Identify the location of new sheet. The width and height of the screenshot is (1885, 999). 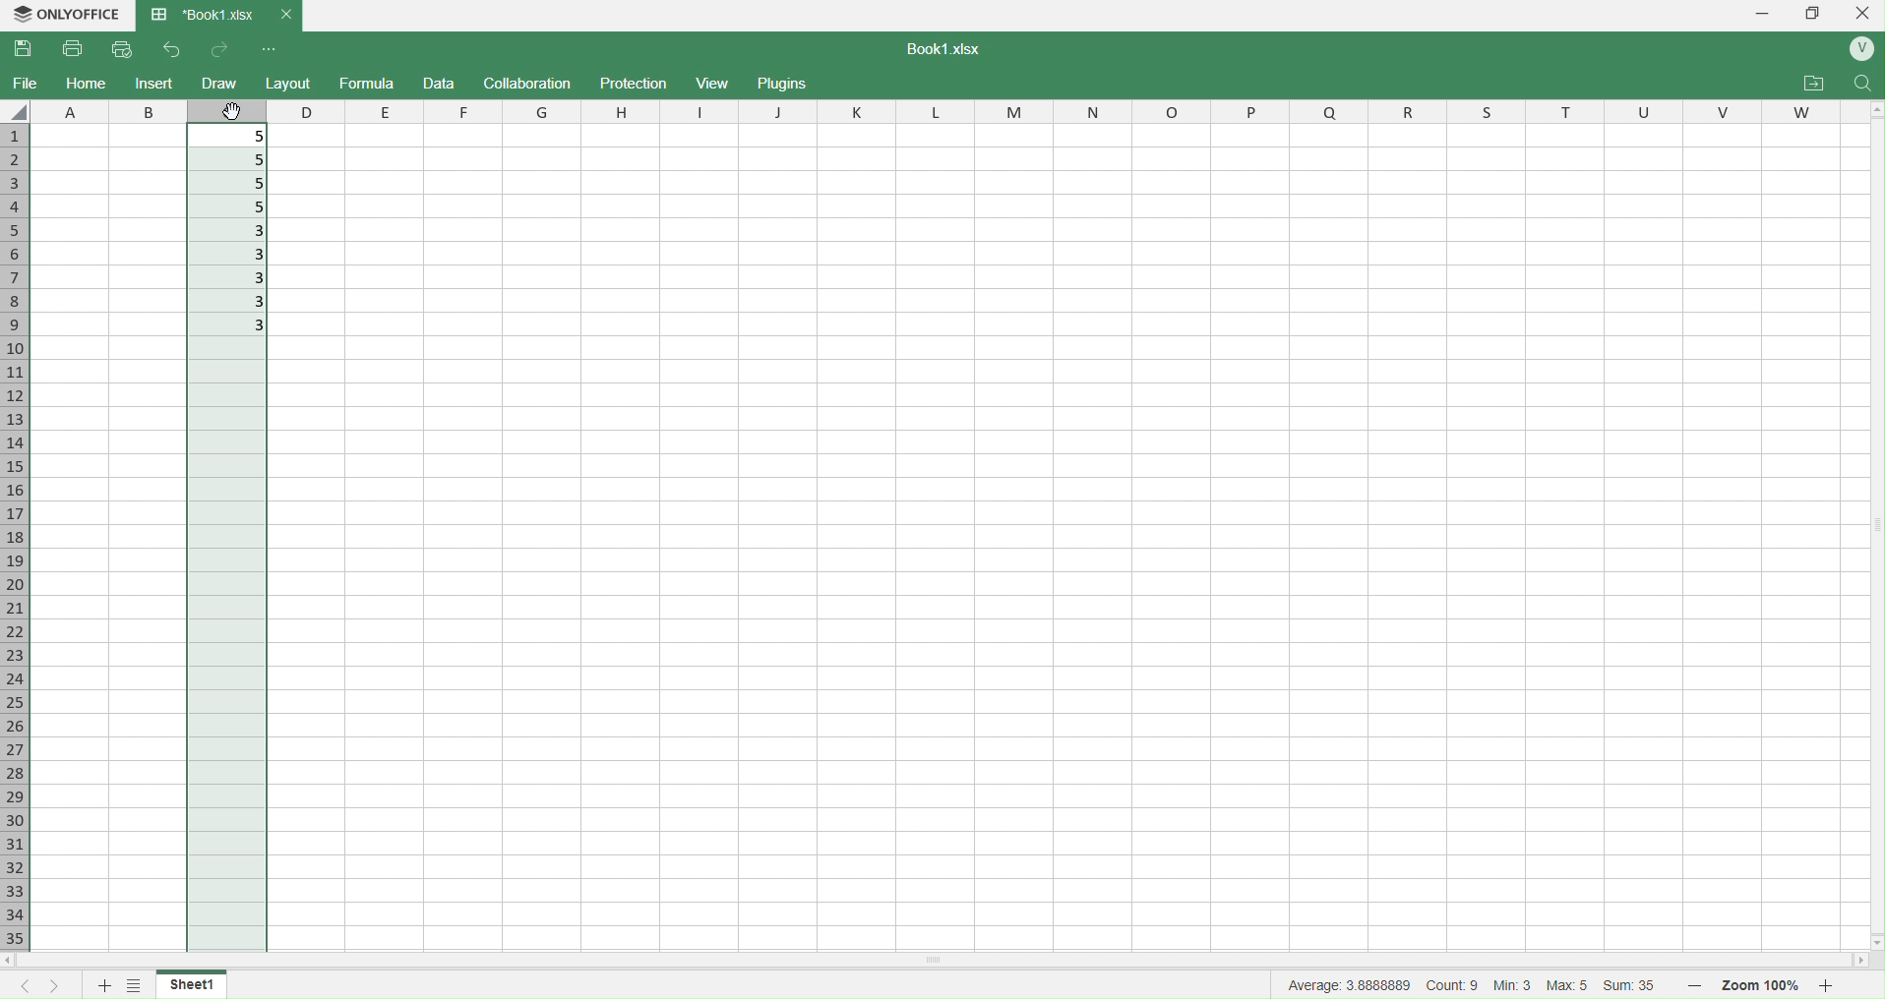
(106, 985).